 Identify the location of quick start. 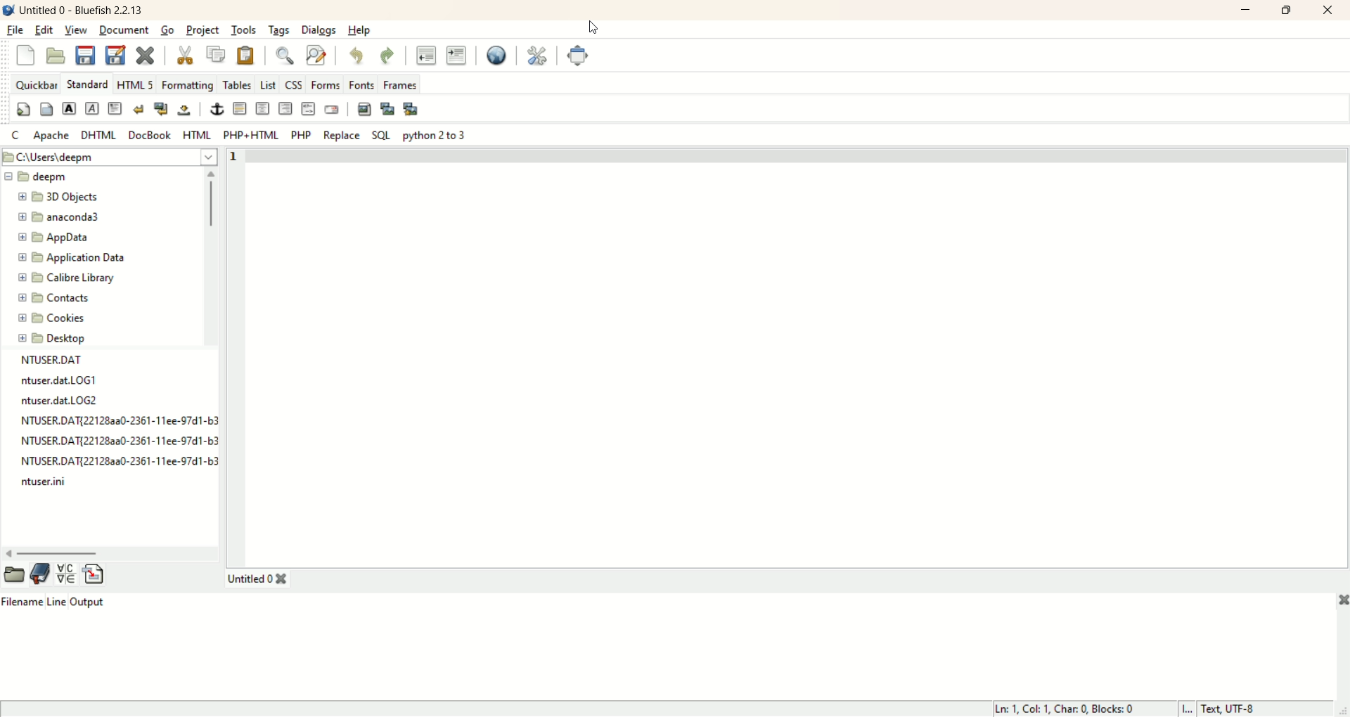
(22, 109).